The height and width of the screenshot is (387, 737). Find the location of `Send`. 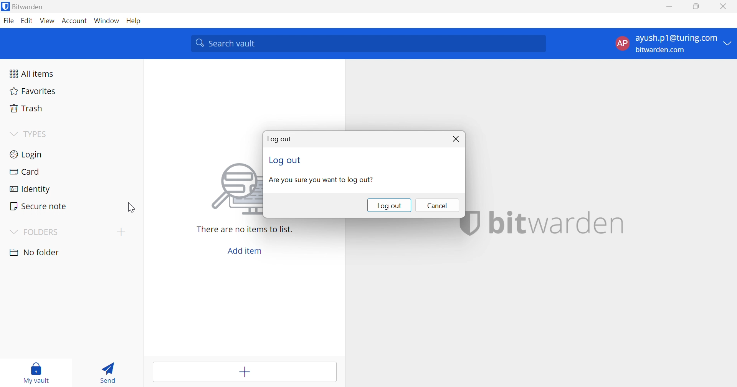

Send is located at coordinates (107, 372).